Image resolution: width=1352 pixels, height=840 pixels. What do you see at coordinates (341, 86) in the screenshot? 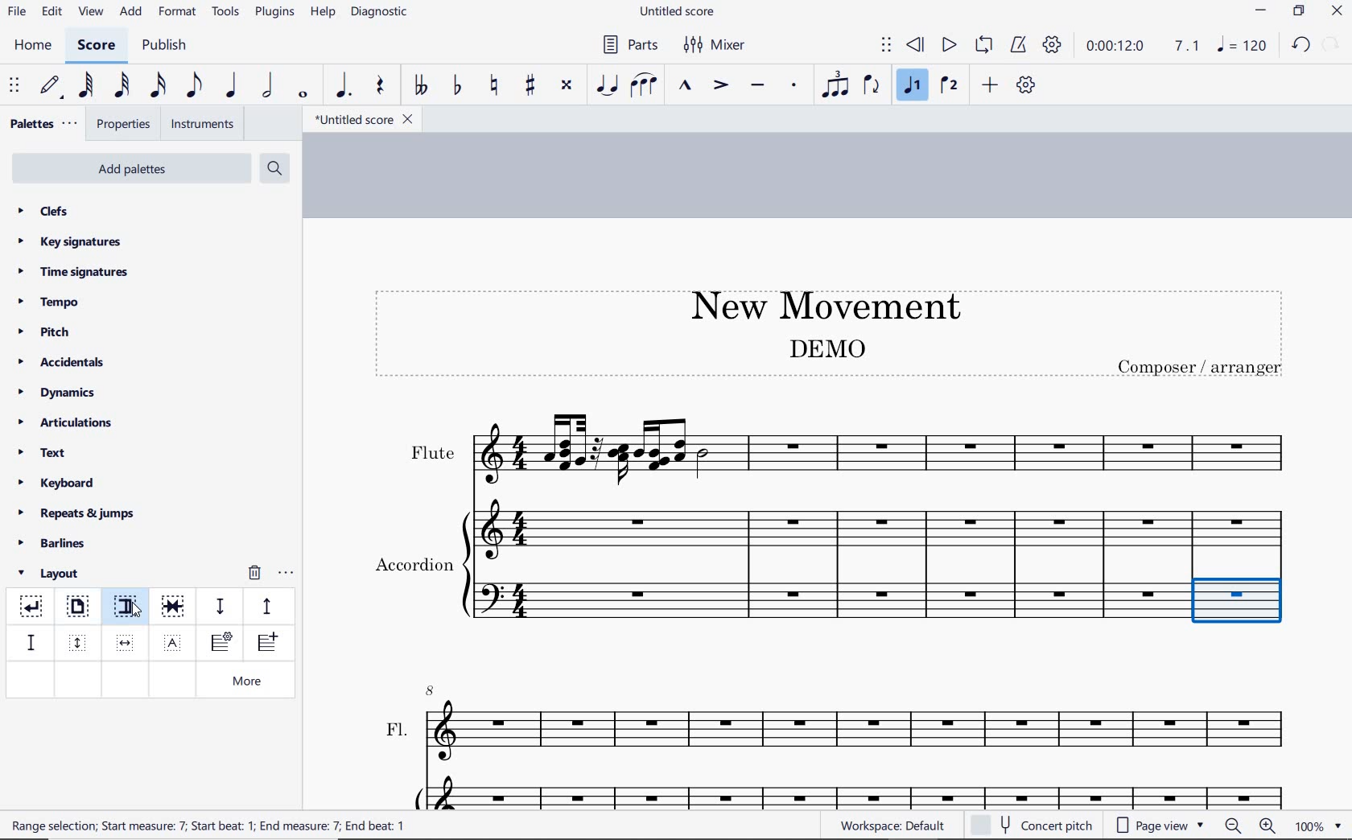
I see `augmentation dot` at bounding box center [341, 86].